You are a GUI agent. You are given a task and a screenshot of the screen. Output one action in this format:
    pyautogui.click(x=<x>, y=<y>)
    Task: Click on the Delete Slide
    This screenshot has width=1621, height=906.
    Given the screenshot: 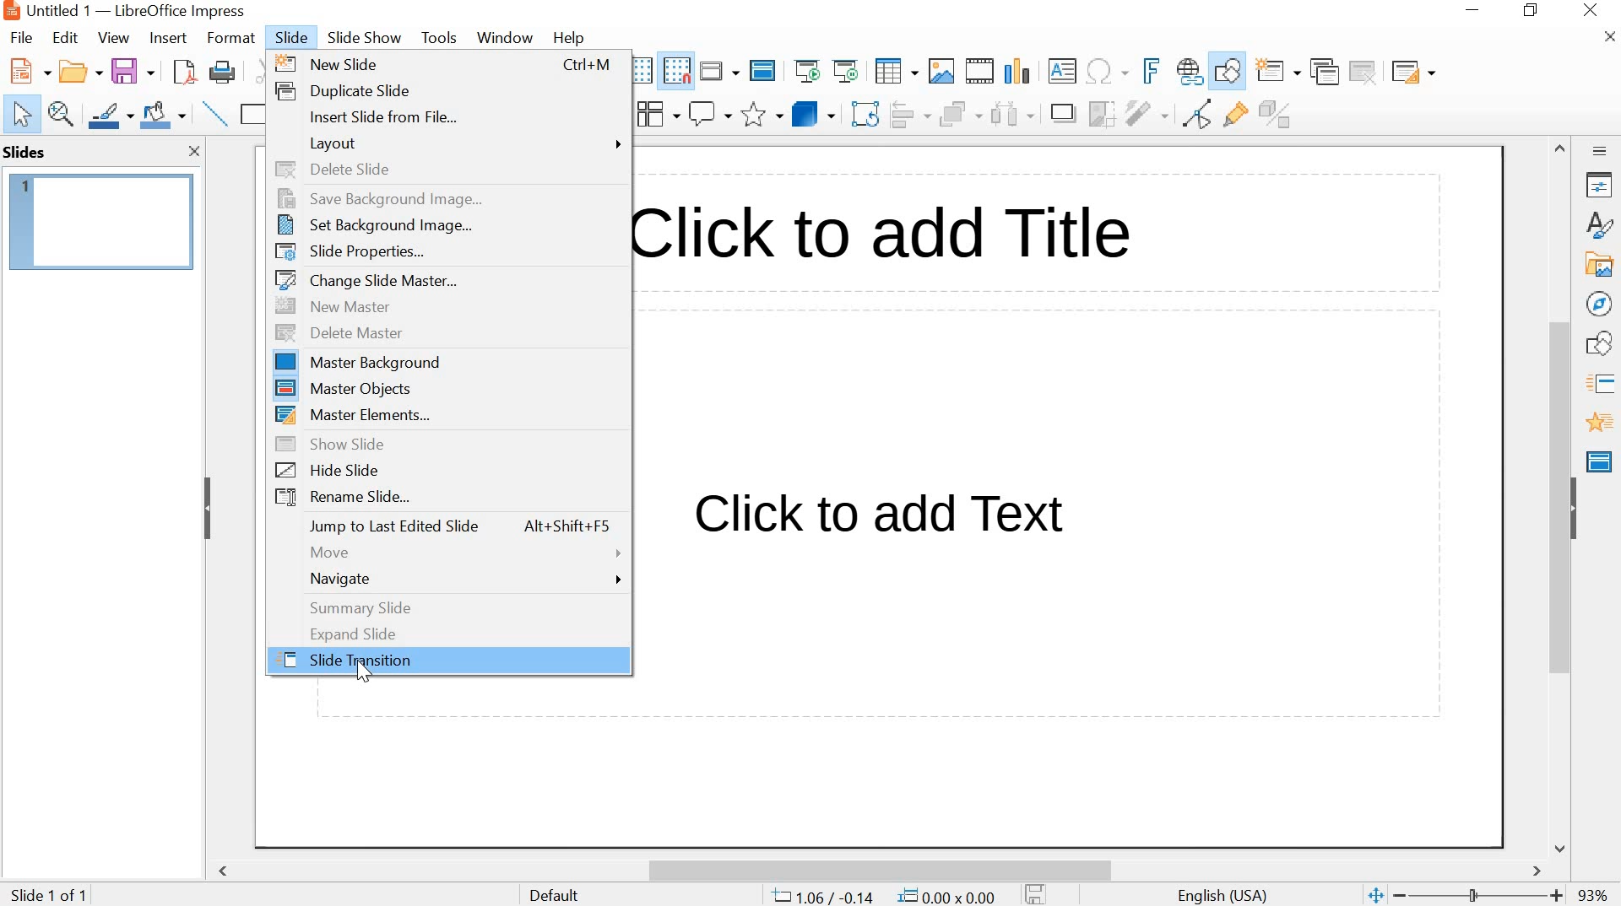 What is the action you would take?
    pyautogui.click(x=1366, y=71)
    